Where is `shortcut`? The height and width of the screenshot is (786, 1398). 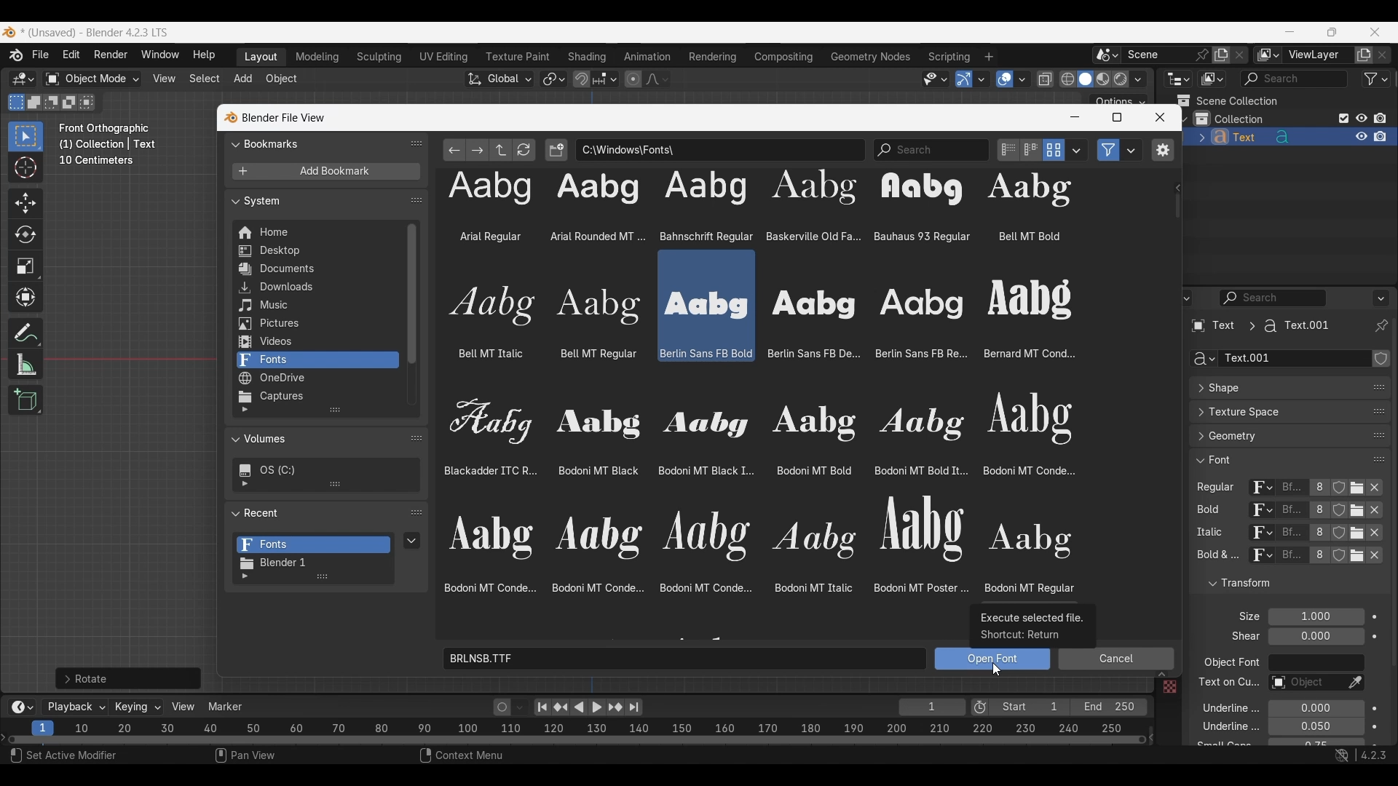 shortcut is located at coordinates (1358, 757).